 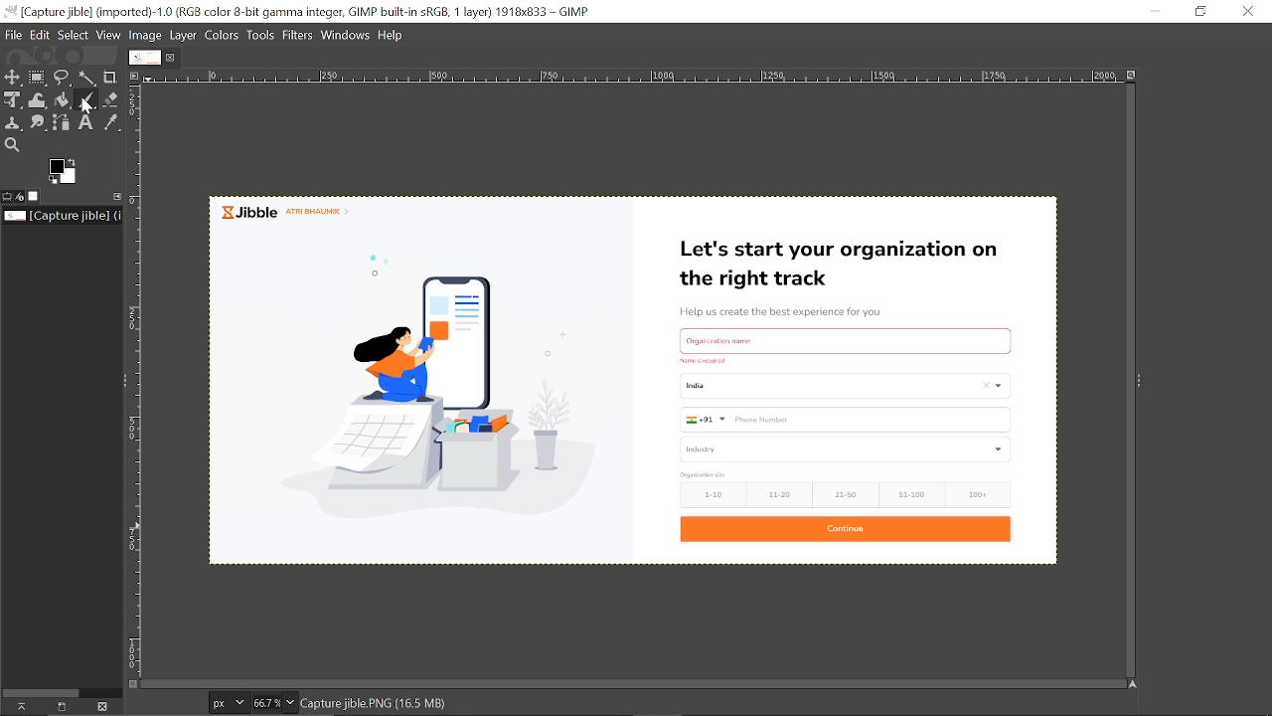 What do you see at coordinates (64, 79) in the screenshot?
I see `Free select ttol` at bounding box center [64, 79].